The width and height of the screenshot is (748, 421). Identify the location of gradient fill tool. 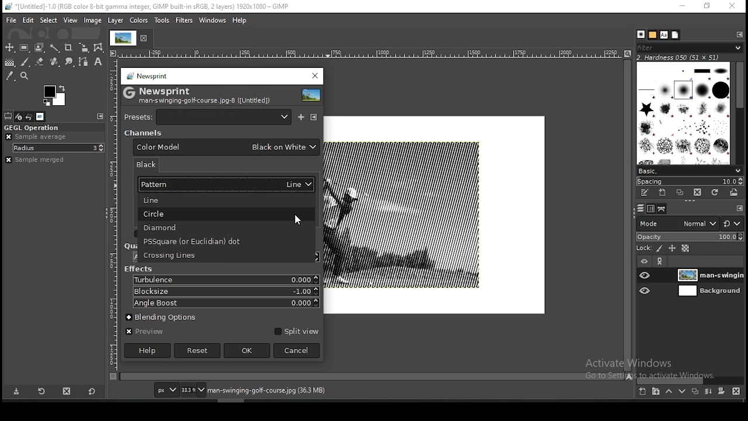
(11, 63).